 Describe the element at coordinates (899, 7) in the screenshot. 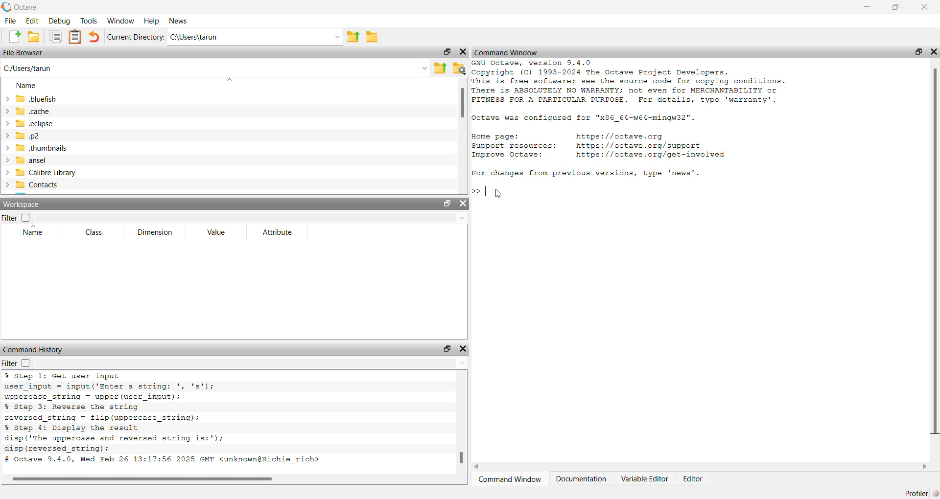

I see `maximize` at that location.